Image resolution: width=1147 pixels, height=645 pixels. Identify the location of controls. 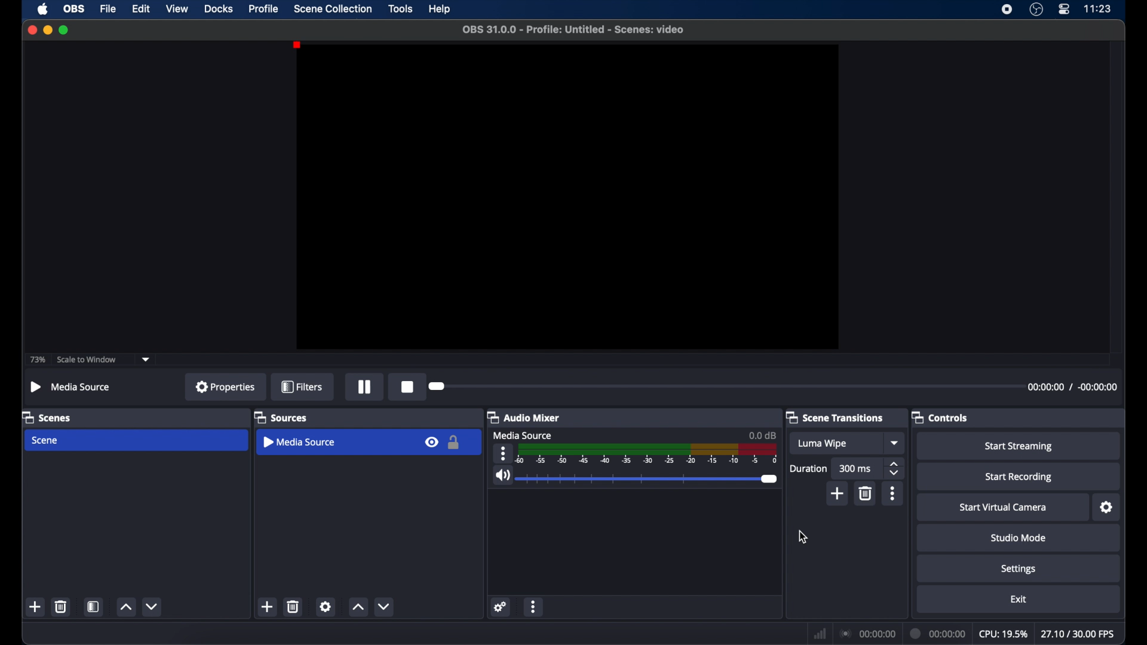
(940, 417).